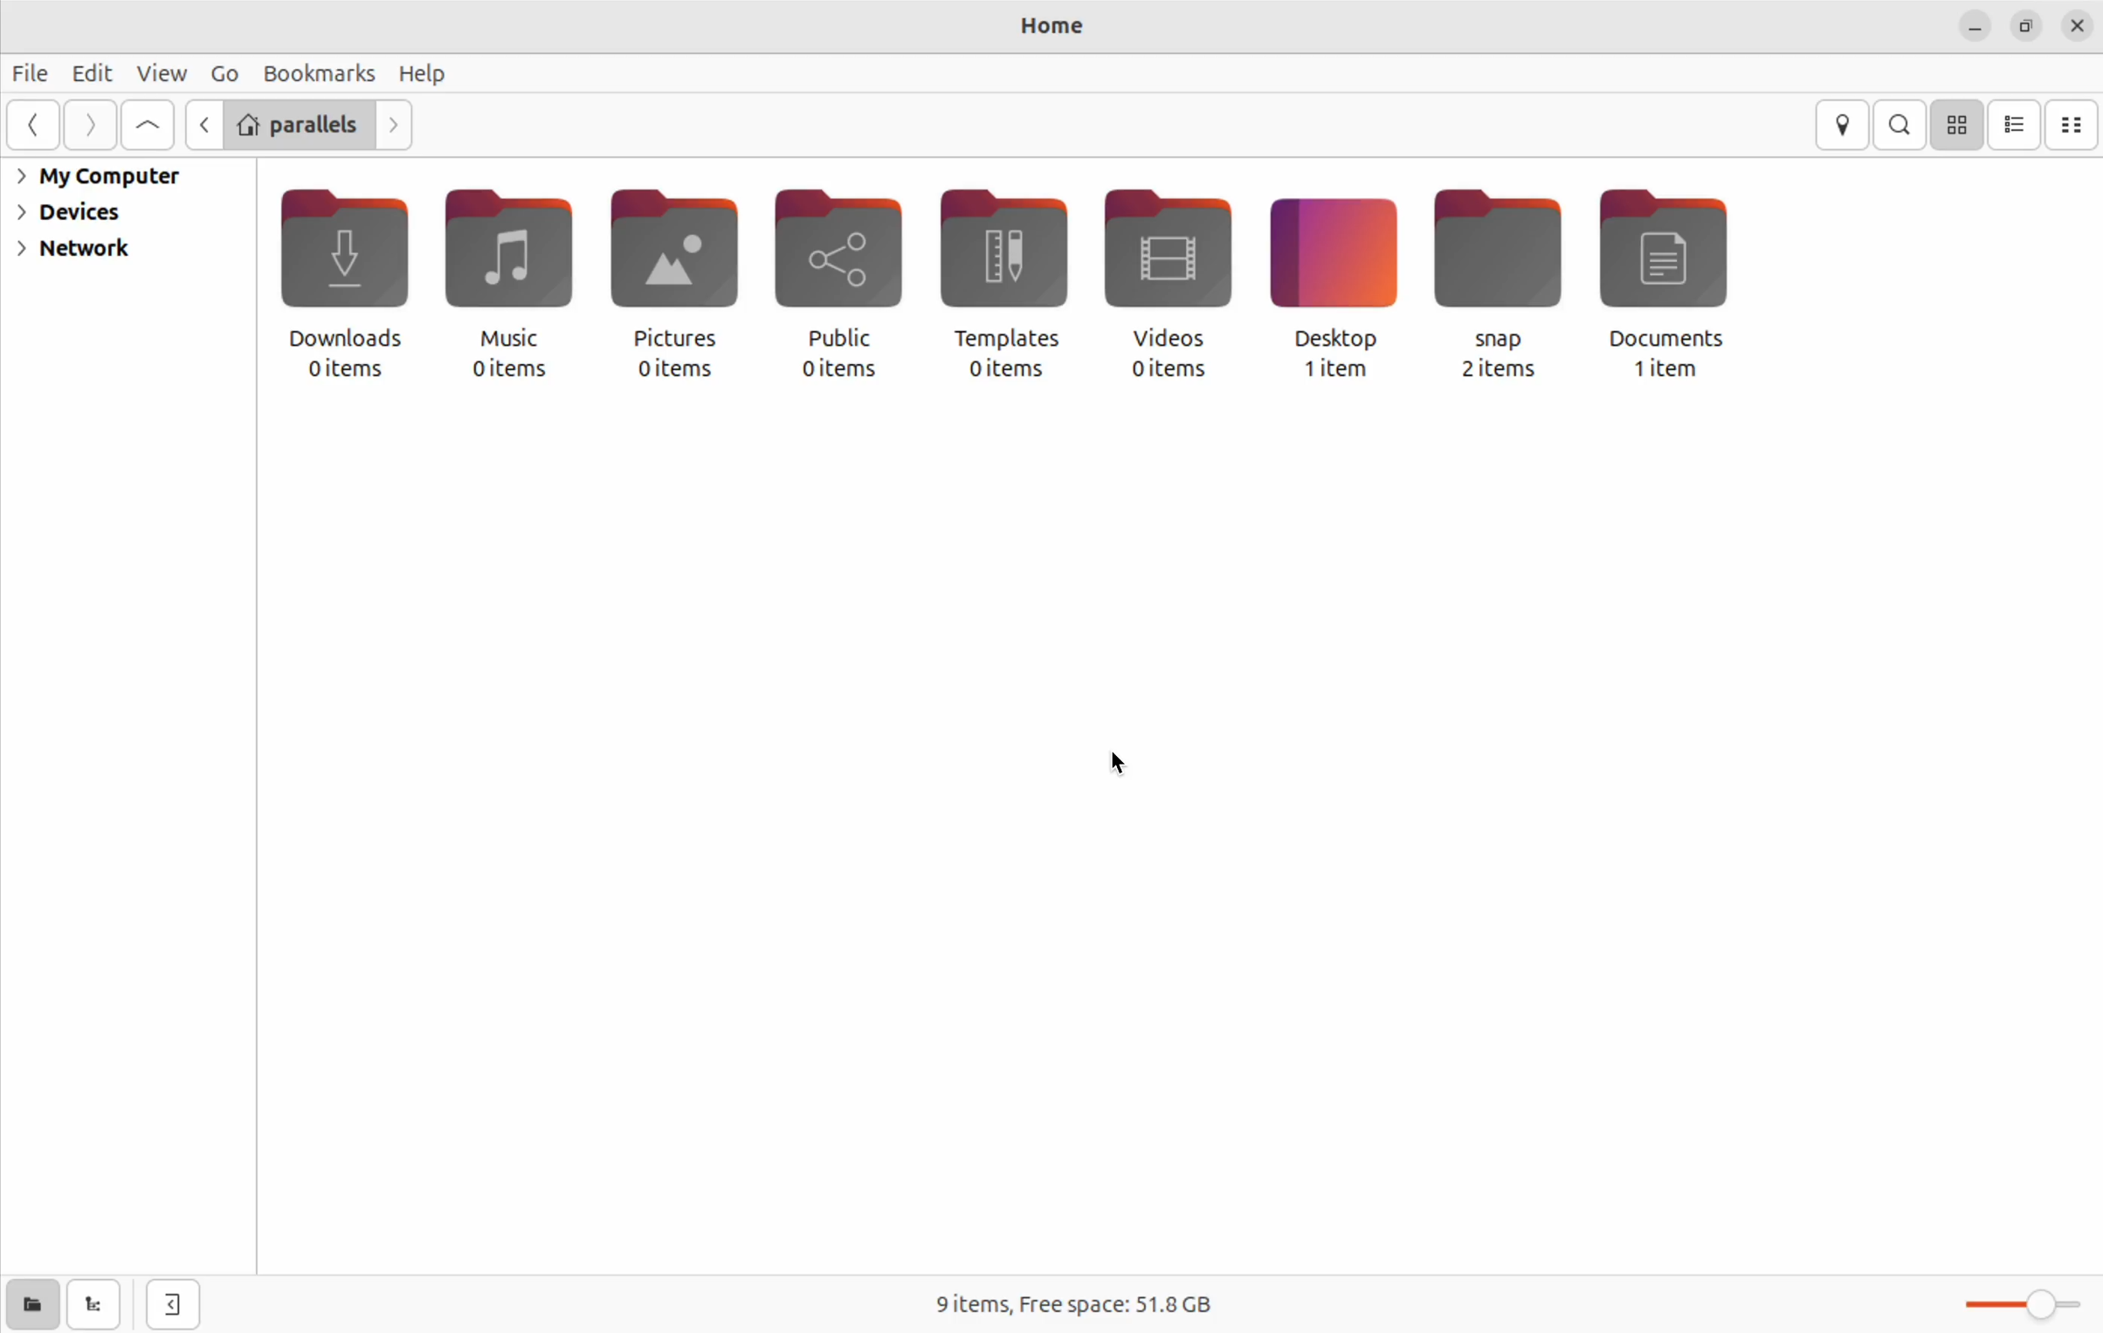  Describe the element at coordinates (341, 288) in the screenshot. I see `Downloads 0 items` at that location.